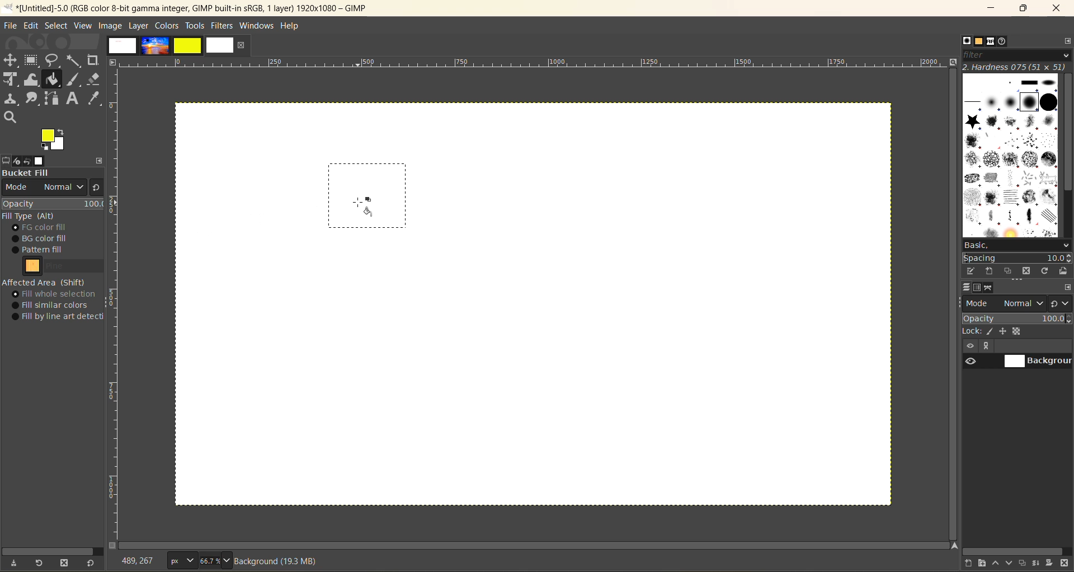 This screenshot has width=1074, height=572. I want to click on image, so click(111, 26).